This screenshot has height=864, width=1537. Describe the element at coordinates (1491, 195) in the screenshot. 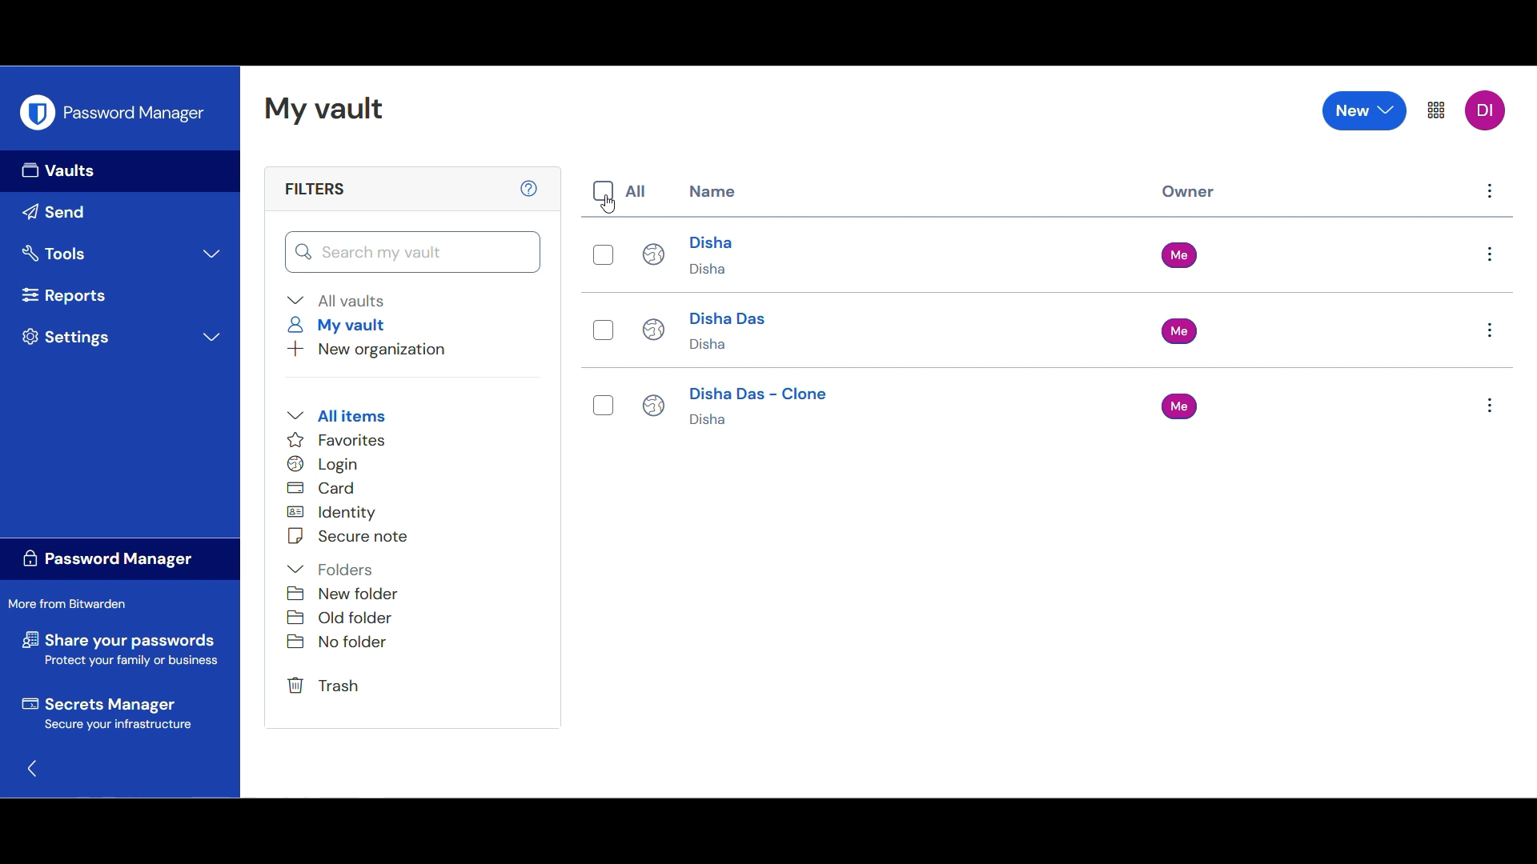

I see `Settings for each item respectively` at that location.